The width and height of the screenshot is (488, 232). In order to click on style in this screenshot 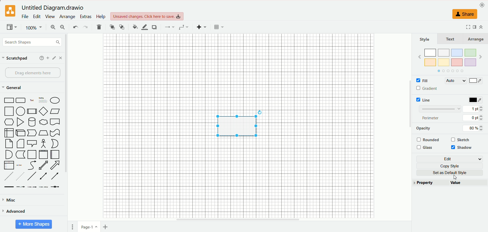, I will do `click(425, 39)`.